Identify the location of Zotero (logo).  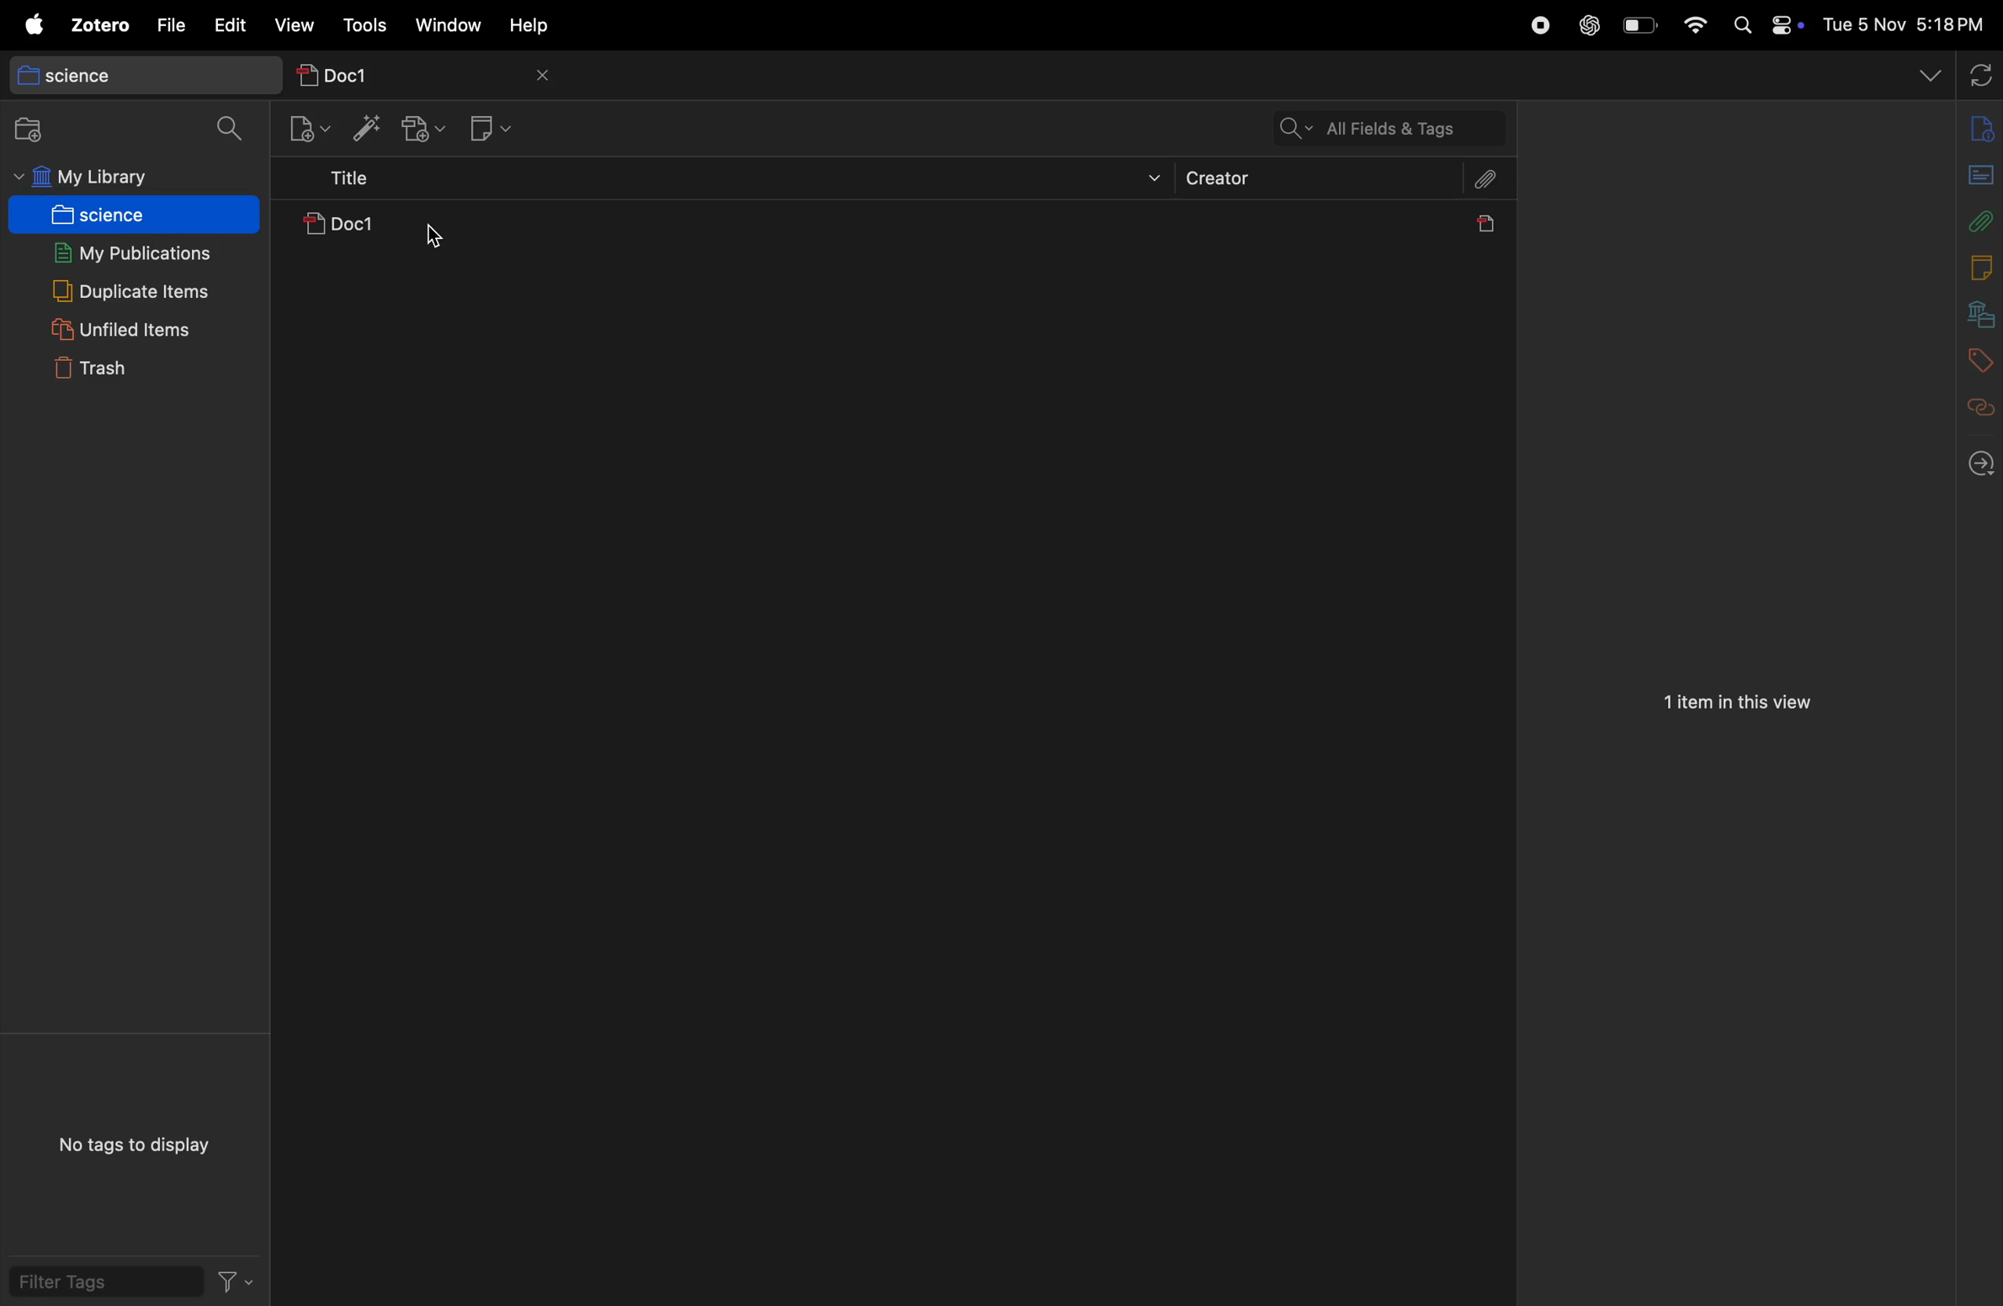
(79, 27).